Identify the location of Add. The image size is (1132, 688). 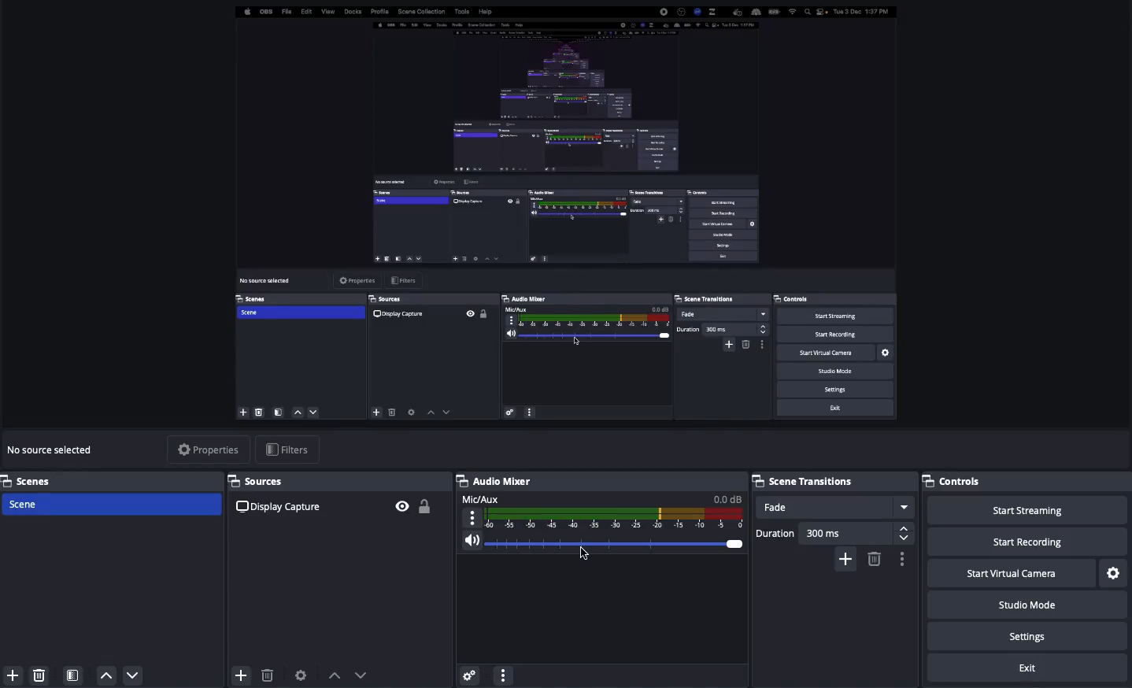
(10, 675).